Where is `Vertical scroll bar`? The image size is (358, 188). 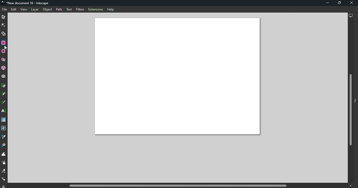 Vertical scroll bar is located at coordinates (350, 101).